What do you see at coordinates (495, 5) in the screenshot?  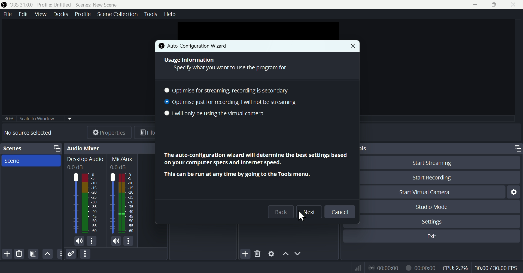 I see `Maximise` at bounding box center [495, 5].